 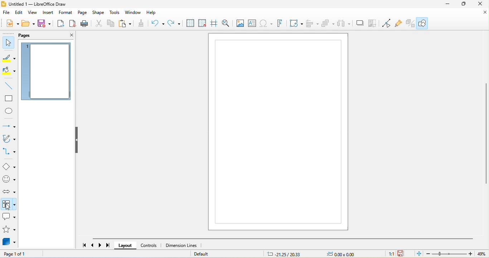 I want to click on Zoom in , so click(x=471, y=254).